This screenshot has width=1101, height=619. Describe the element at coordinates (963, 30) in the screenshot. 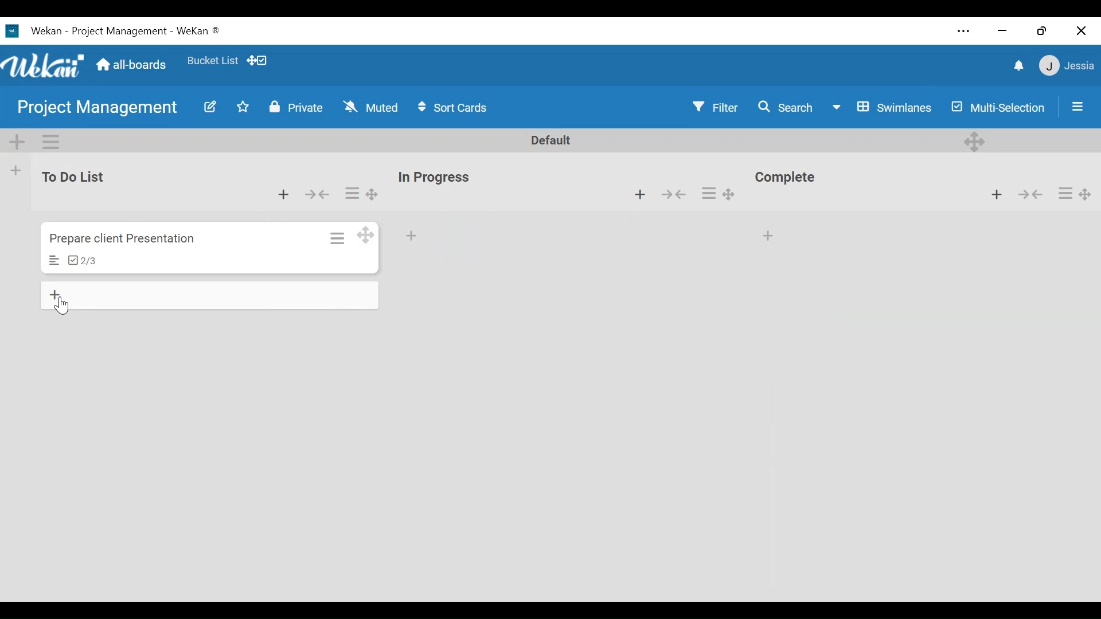

I see `more` at that location.